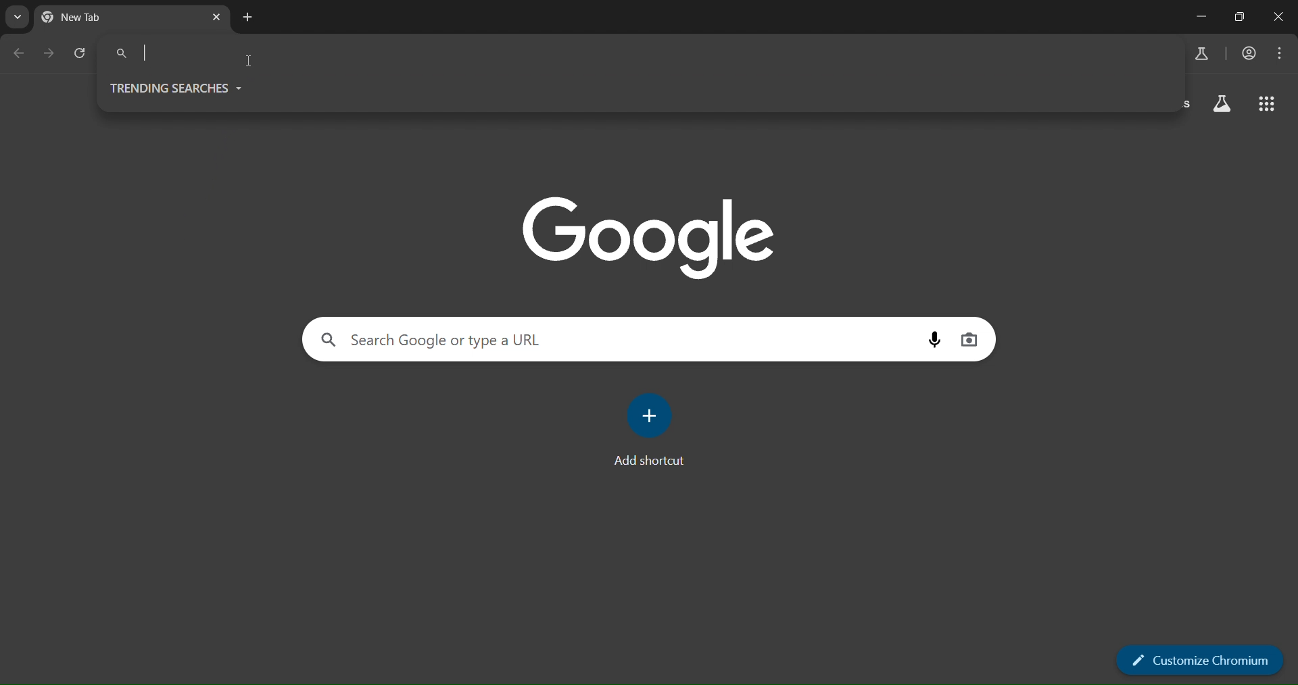  Describe the element at coordinates (19, 55) in the screenshot. I see `go back one page` at that location.